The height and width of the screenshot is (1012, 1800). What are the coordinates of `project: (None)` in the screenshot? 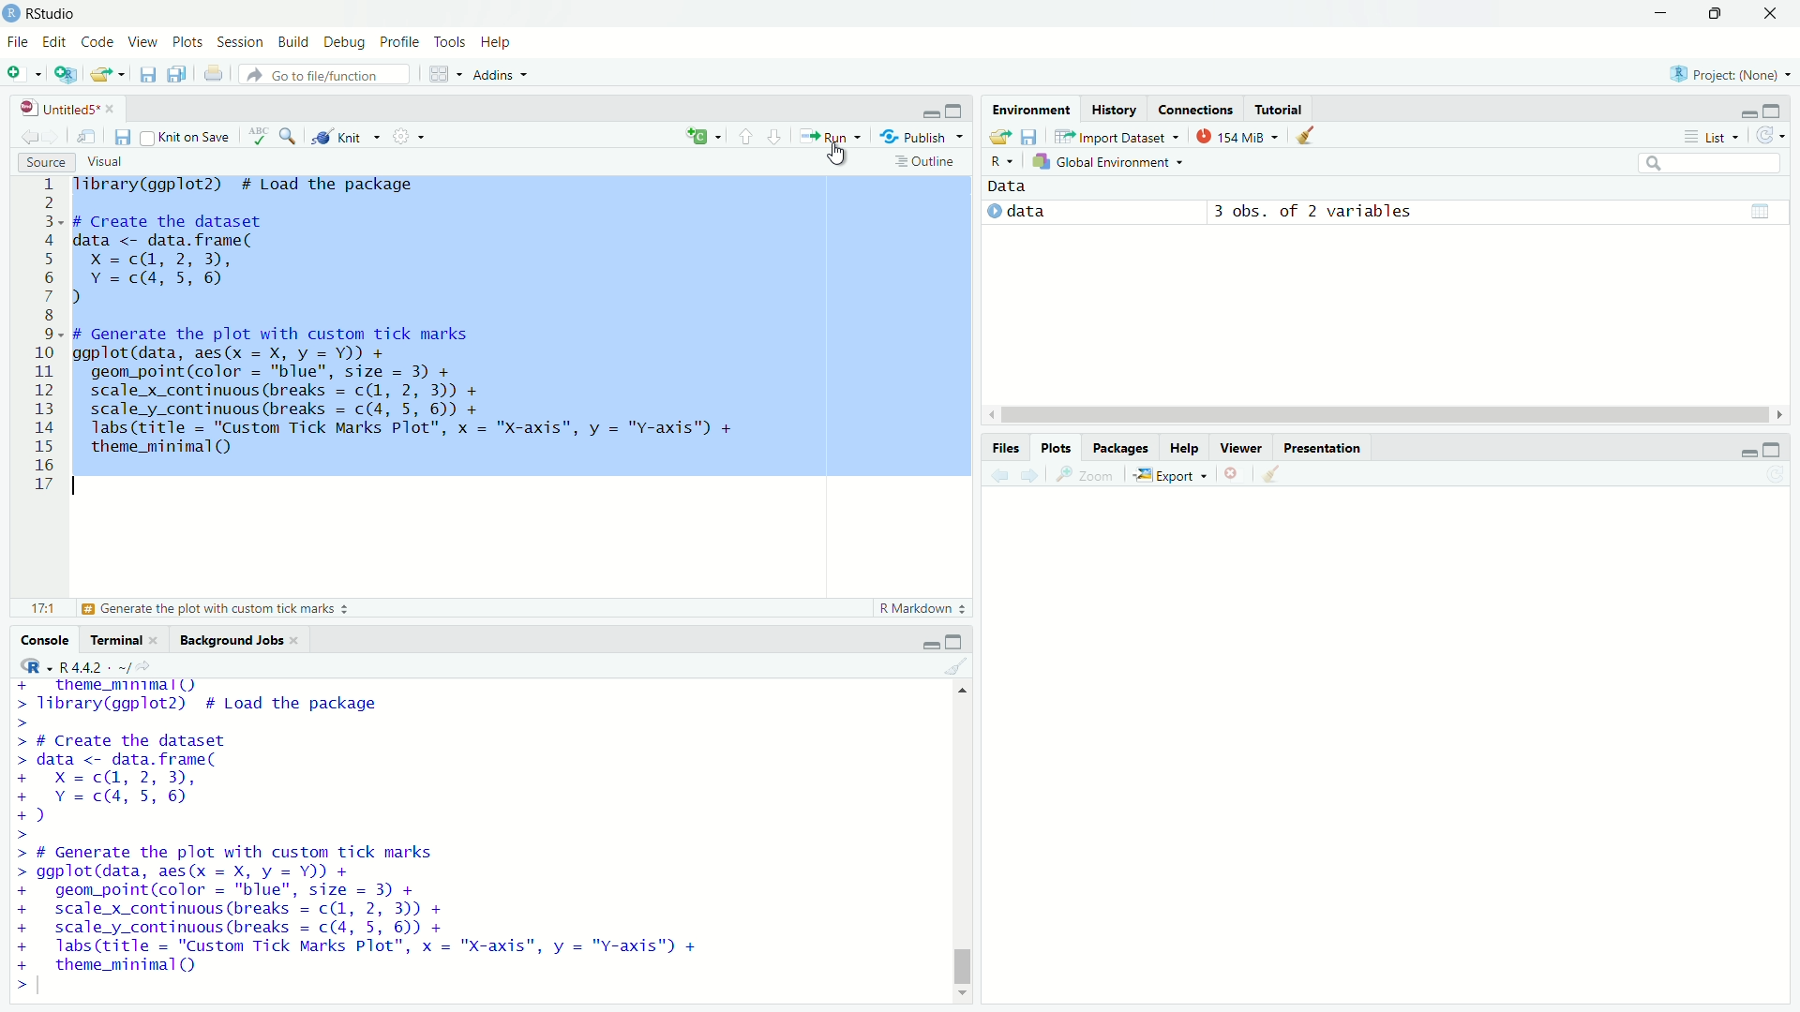 It's located at (1729, 69).